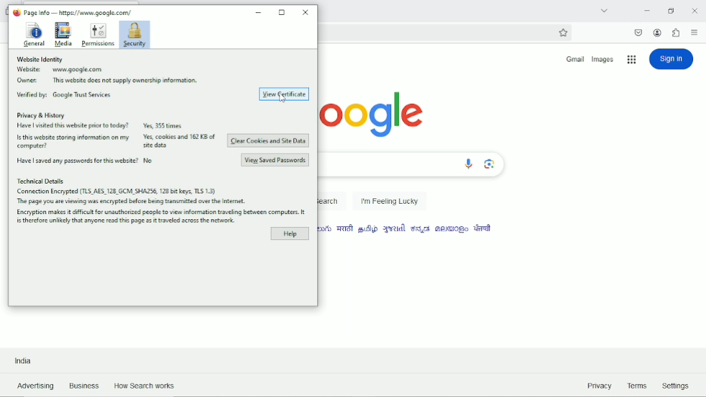  I want to click on Clear cookies and site data, so click(268, 140).